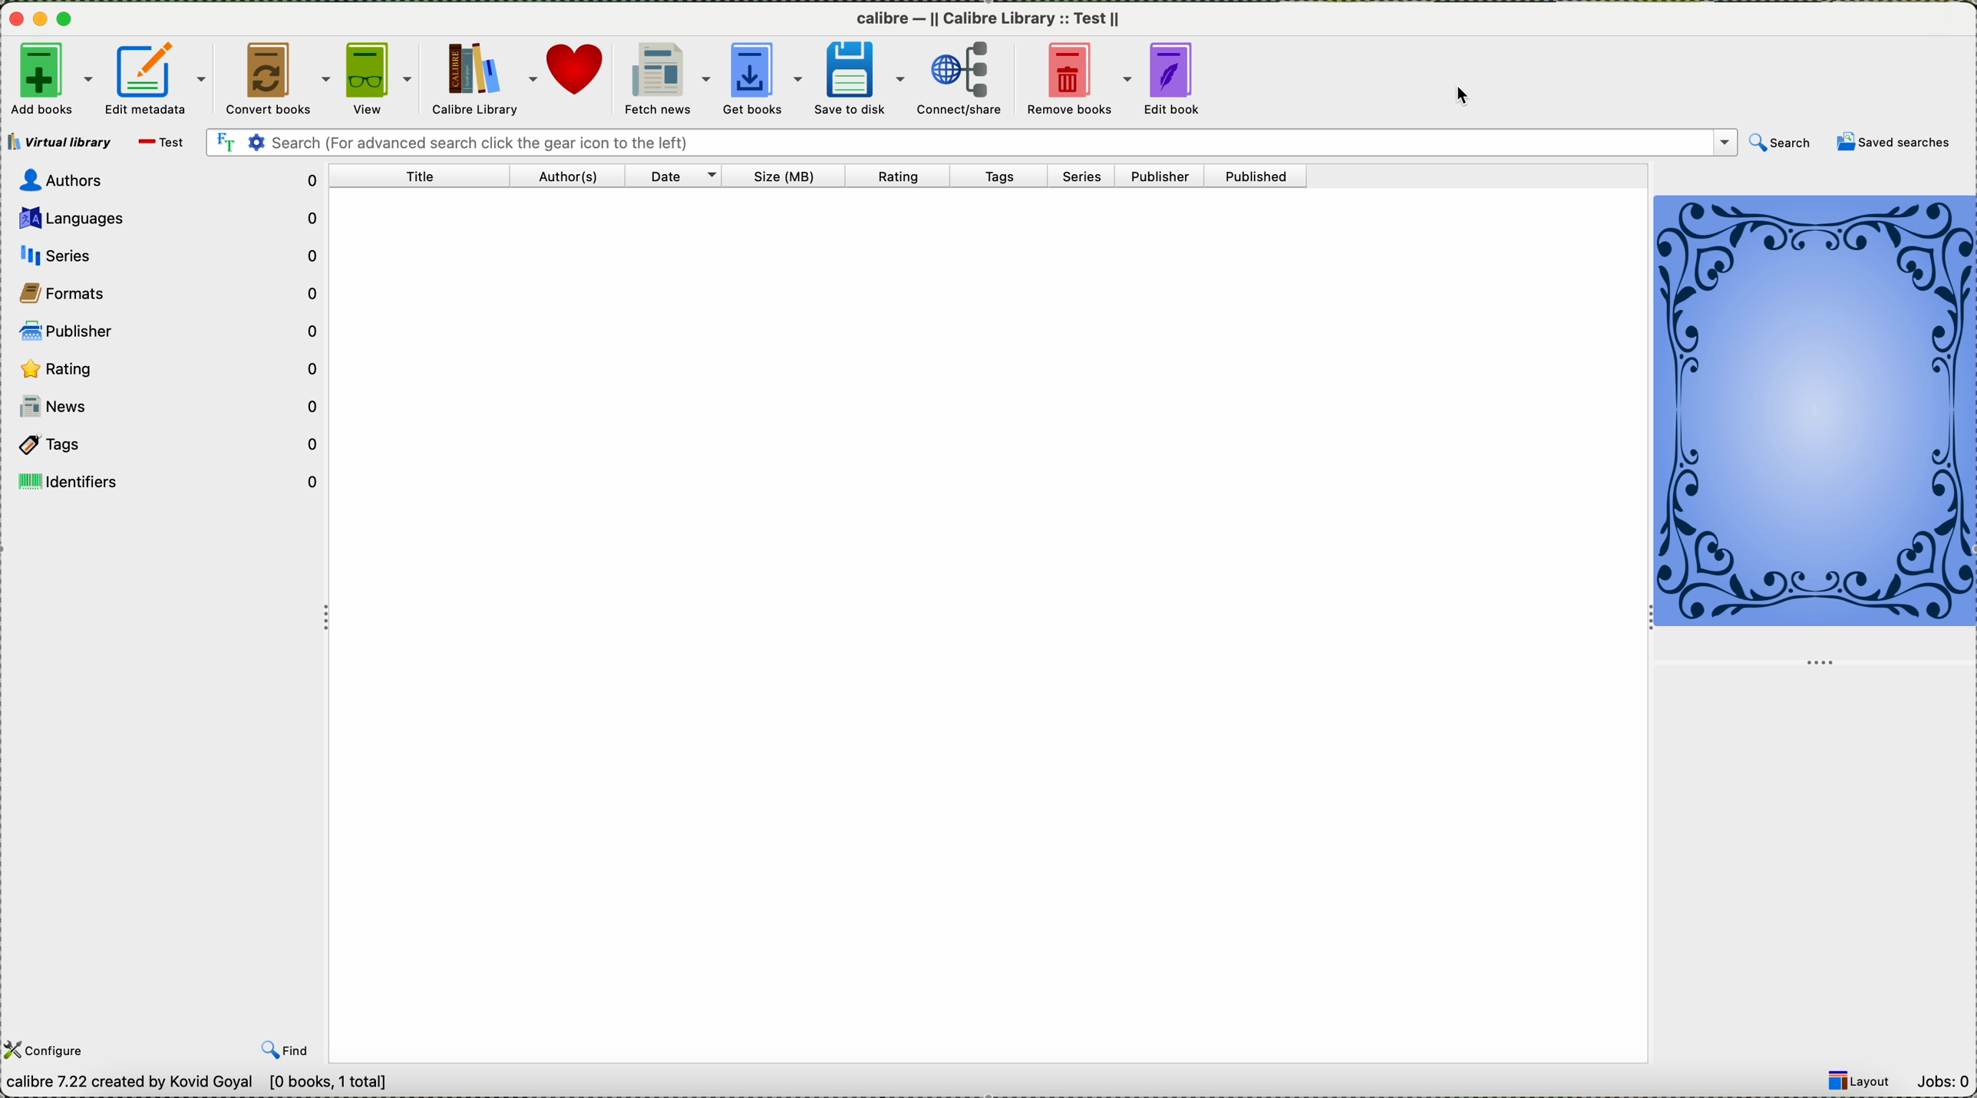 Image resolution: width=1977 pixels, height=1098 pixels. I want to click on tags, so click(1008, 176).